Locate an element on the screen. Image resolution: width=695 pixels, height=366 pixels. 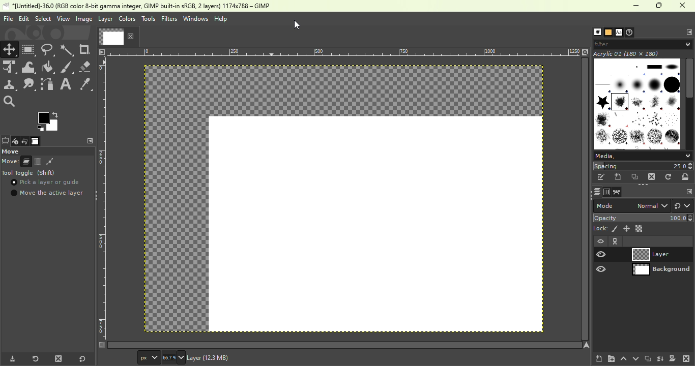
Filters is located at coordinates (169, 19).